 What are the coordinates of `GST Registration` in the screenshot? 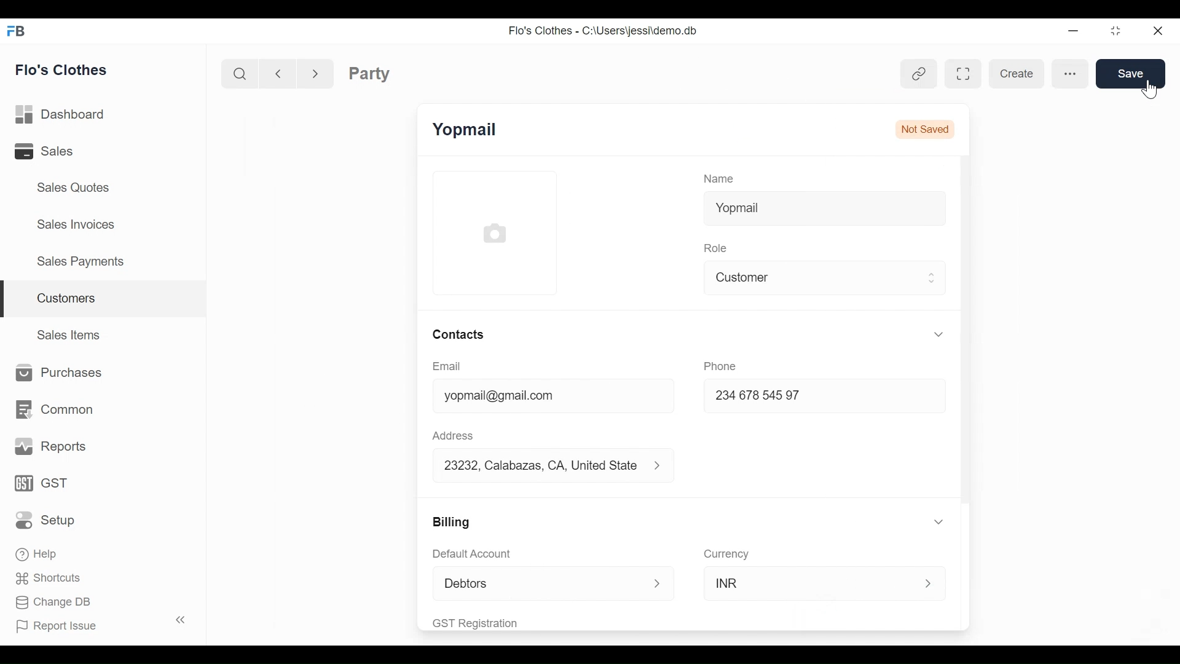 It's located at (493, 622).